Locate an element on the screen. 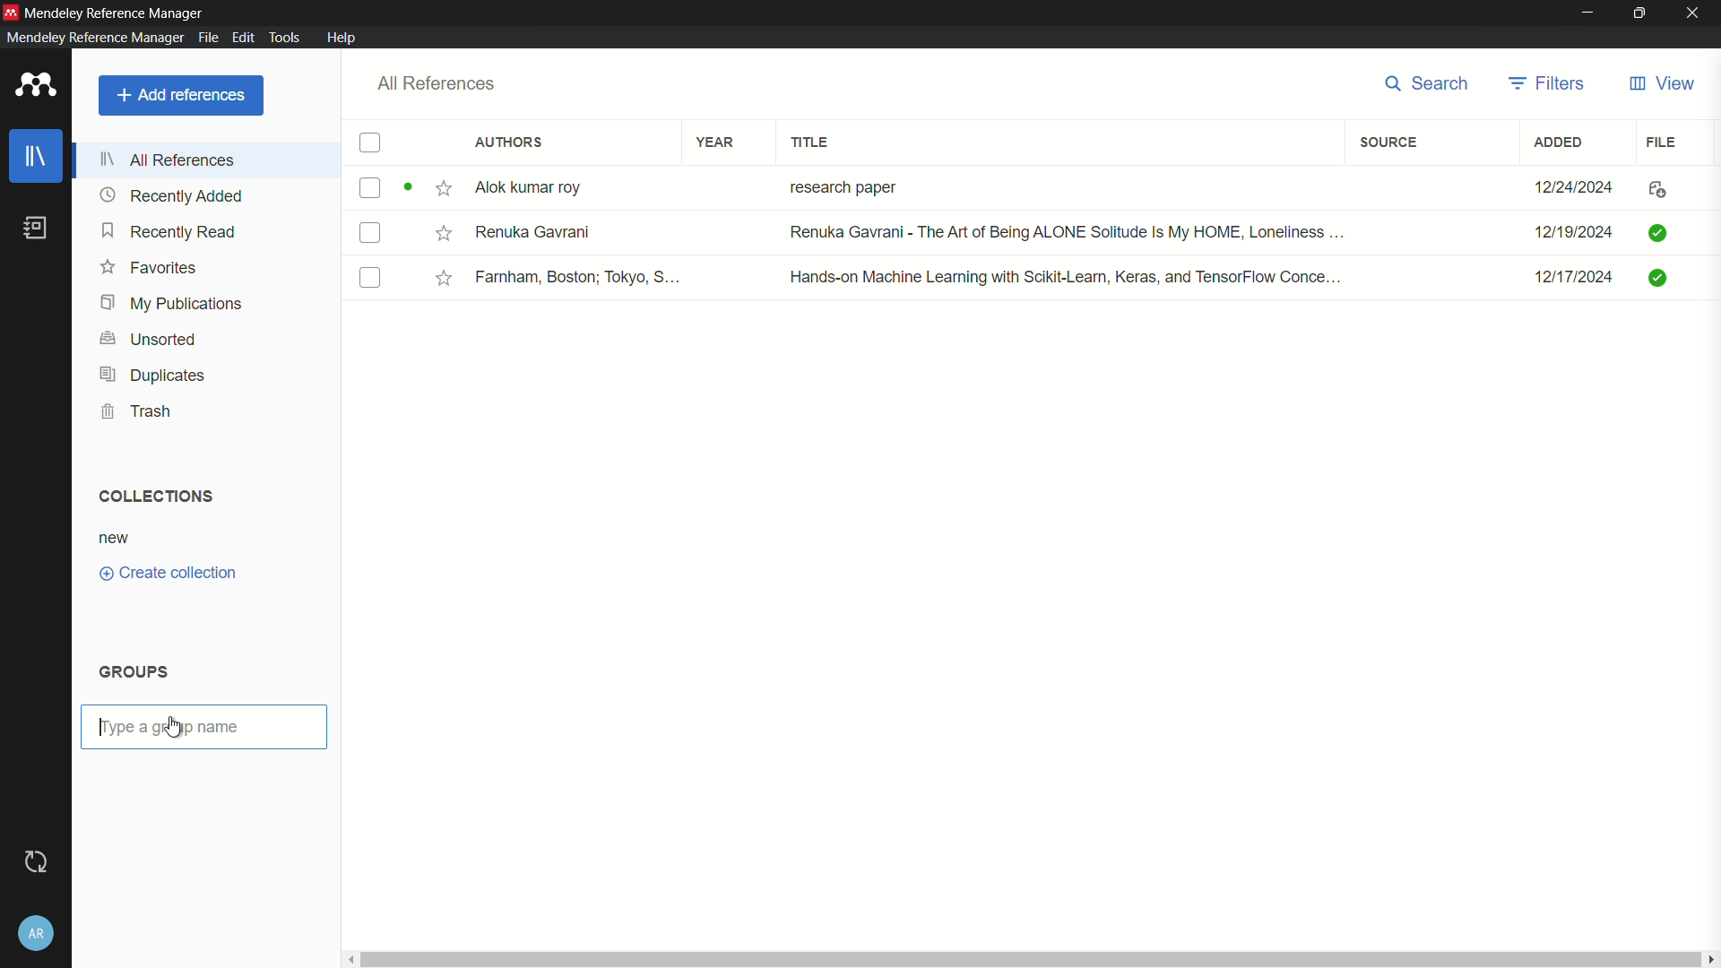 The height and width of the screenshot is (968, 1721). Star is located at coordinates (428, 189).